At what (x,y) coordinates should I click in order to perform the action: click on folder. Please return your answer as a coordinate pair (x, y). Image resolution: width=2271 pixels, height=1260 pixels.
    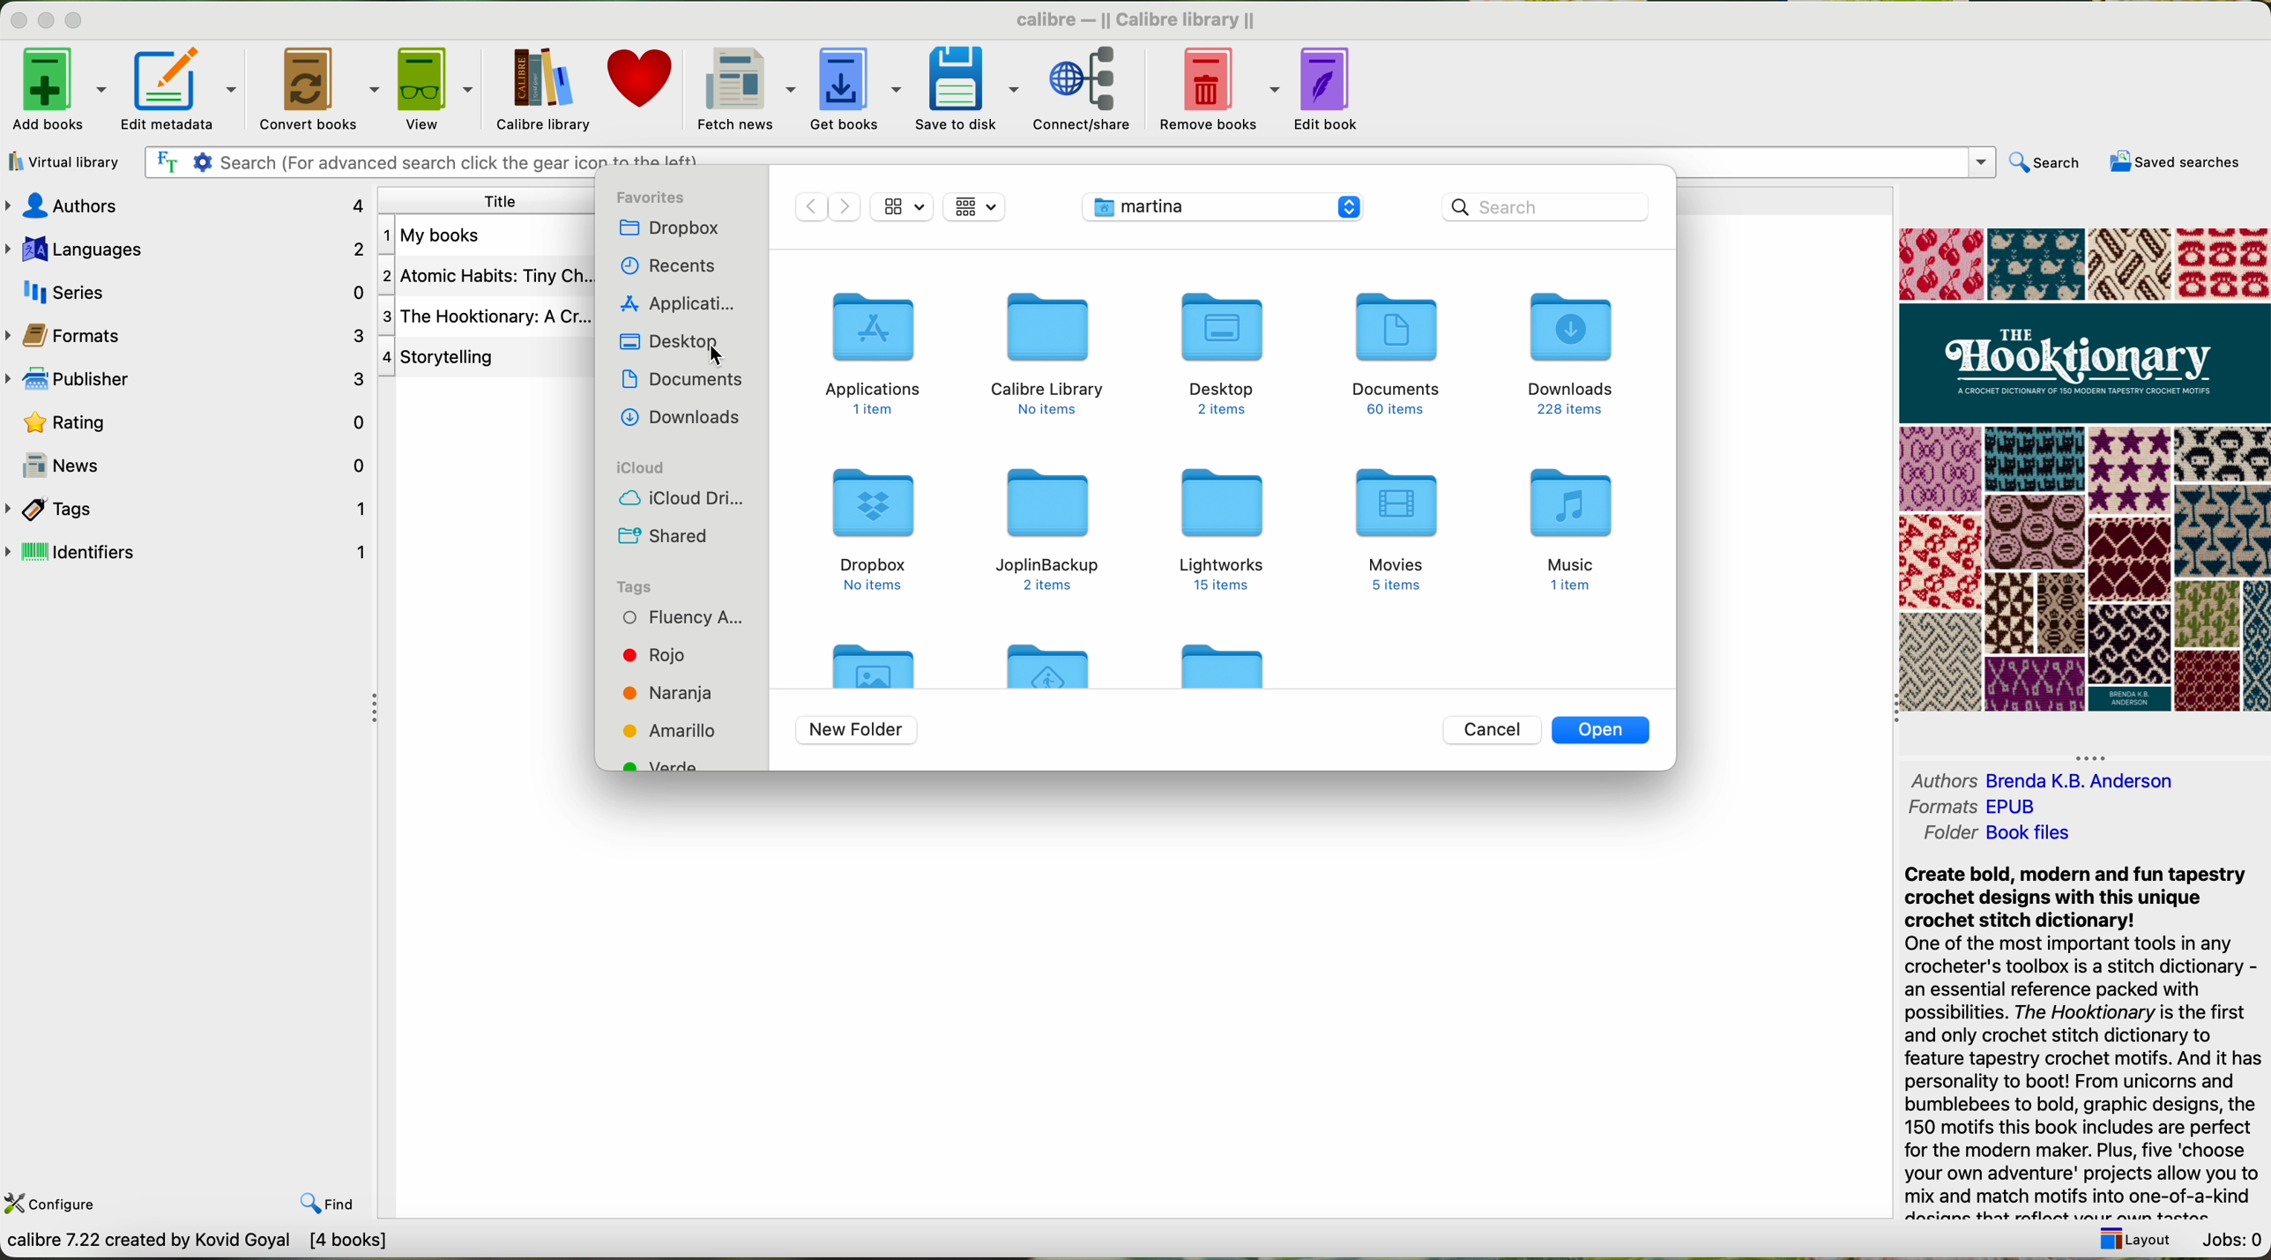
    Looking at the image, I should click on (871, 662).